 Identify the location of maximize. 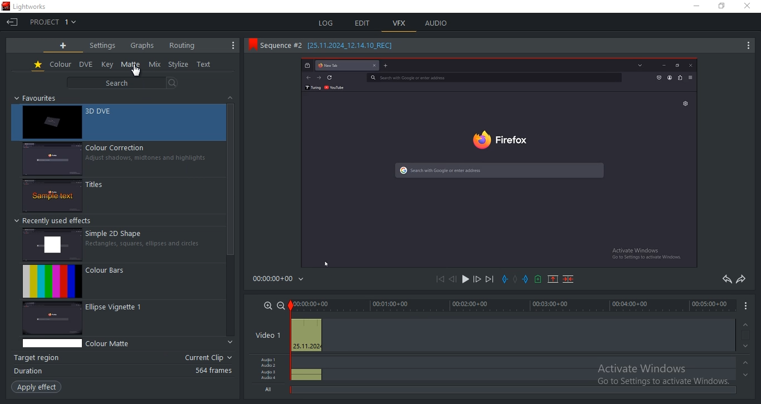
(721, 7).